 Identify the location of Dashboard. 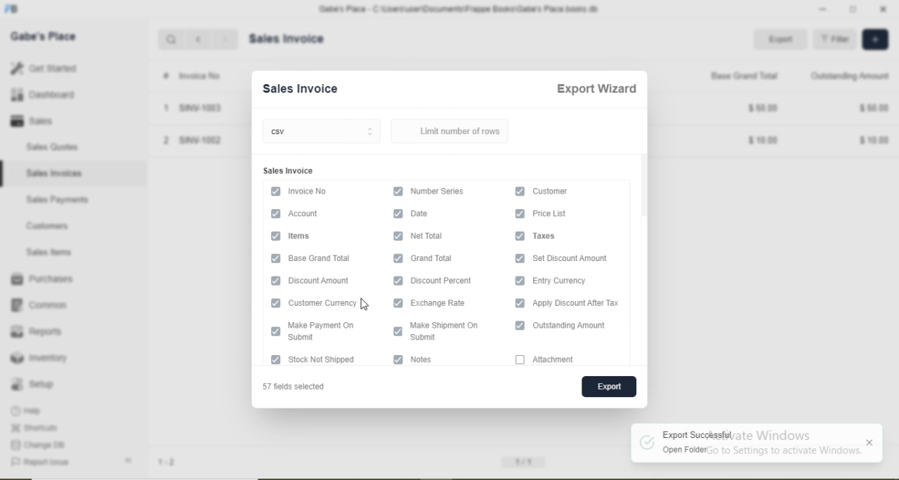
(51, 96).